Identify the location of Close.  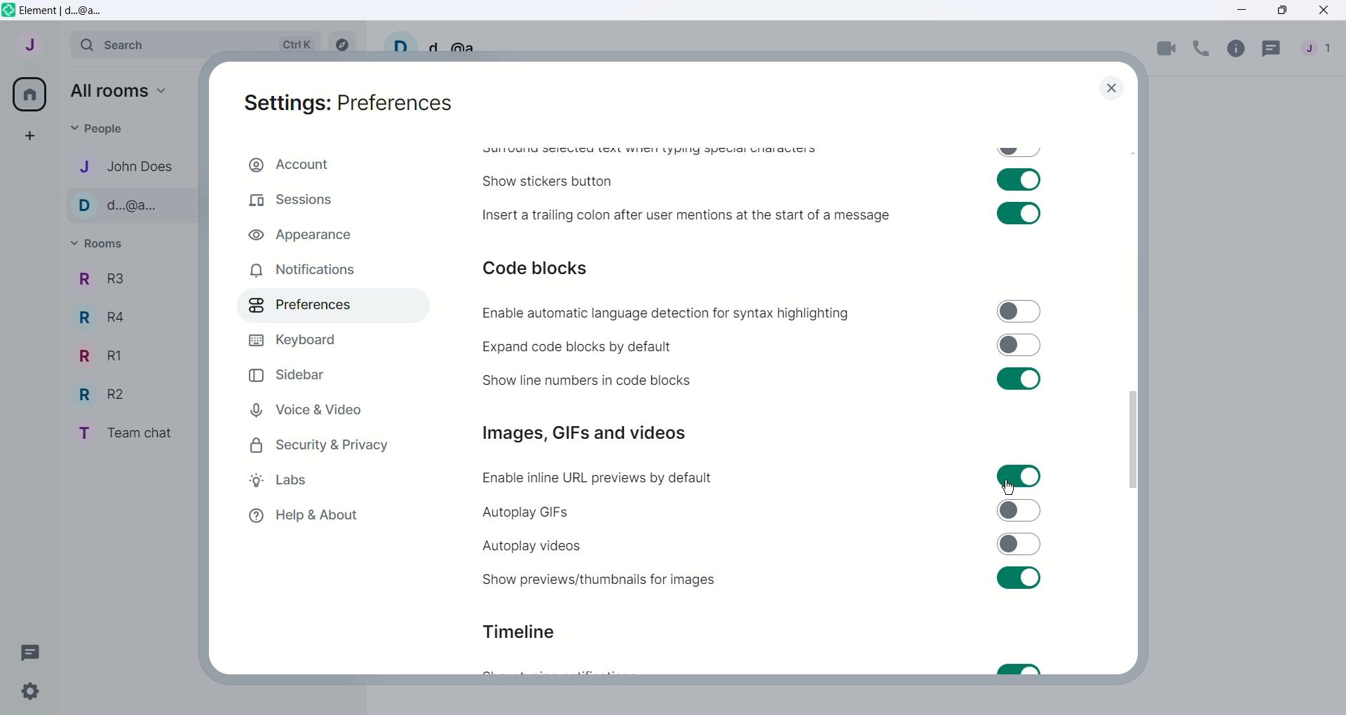
(1326, 10).